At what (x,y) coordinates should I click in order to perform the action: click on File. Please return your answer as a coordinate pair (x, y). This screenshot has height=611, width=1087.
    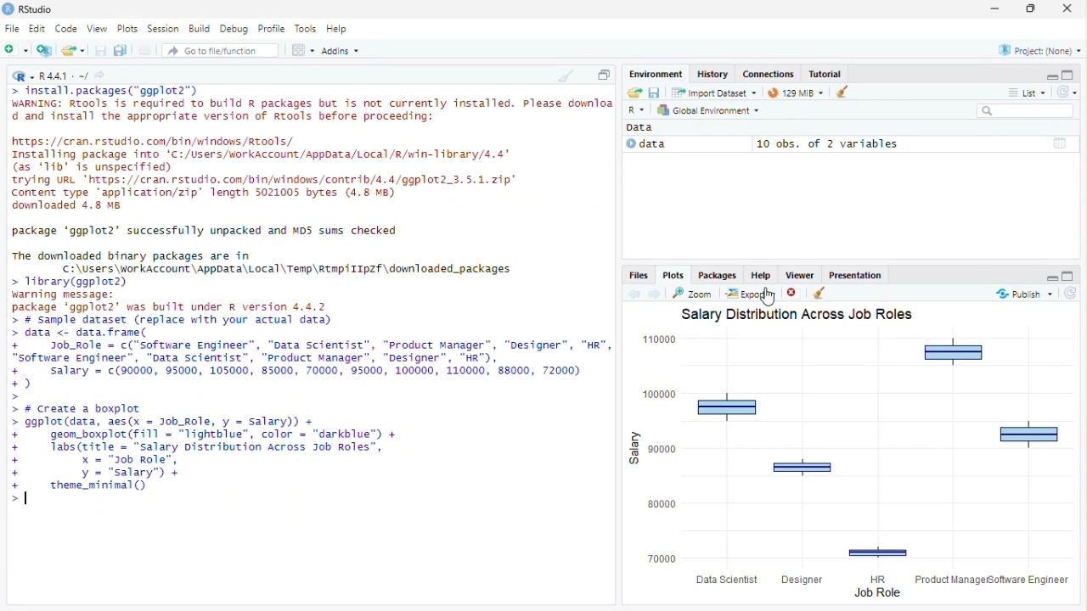
    Looking at the image, I should click on (13, 30).